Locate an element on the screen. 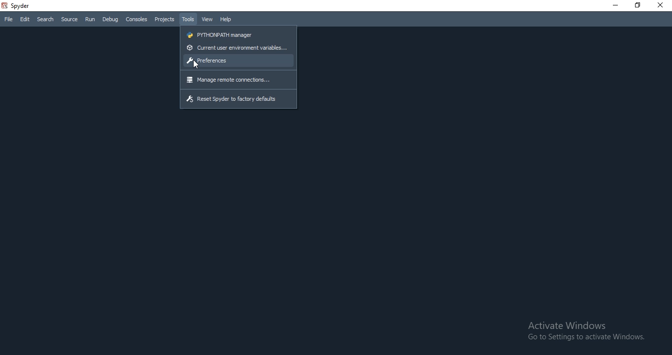 The width and height of the screenshot is (672, 355). Source is located at coordinates (69, 20).